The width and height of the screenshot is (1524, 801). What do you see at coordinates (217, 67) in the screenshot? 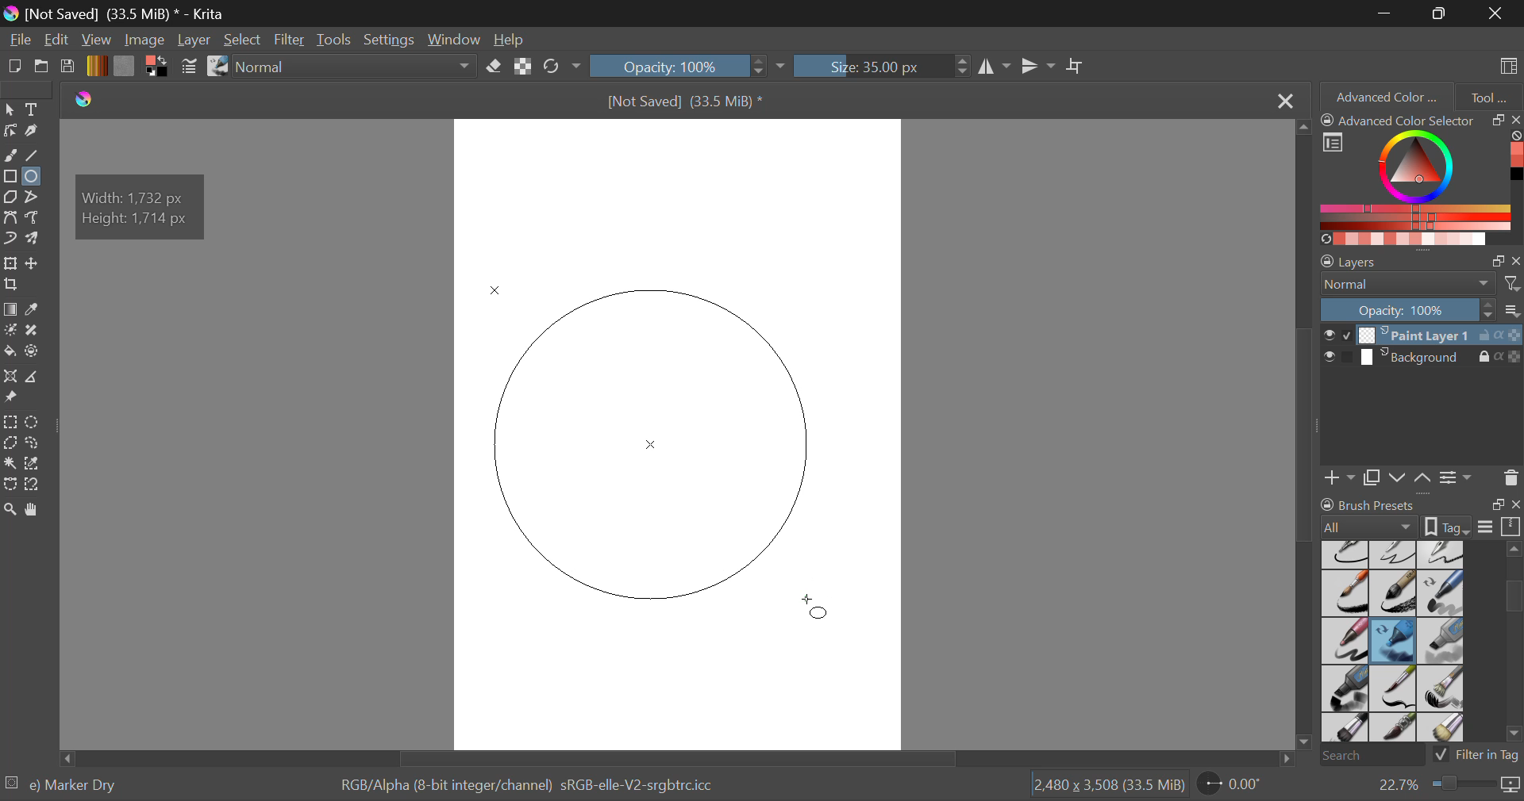
I see `Stroke Type` at bounding box center [217, 67].